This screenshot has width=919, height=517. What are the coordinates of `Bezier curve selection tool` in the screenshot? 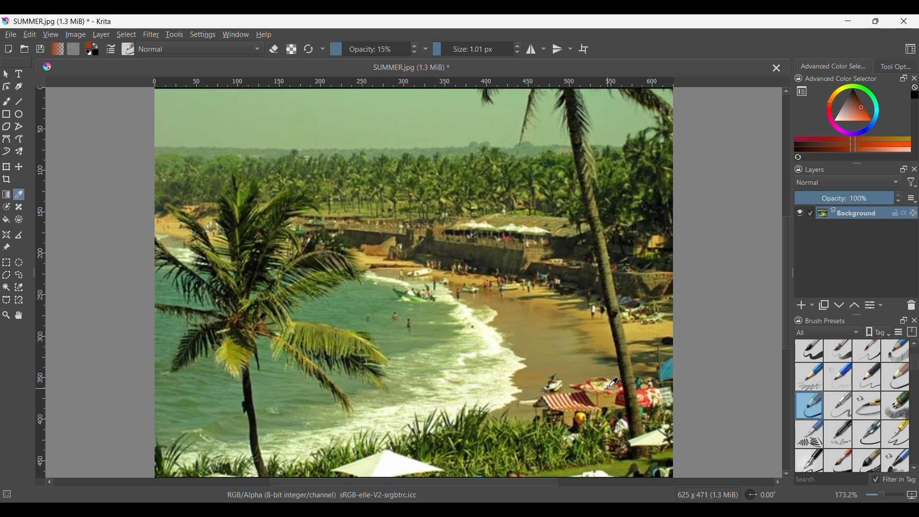 It's located at (6, 300).